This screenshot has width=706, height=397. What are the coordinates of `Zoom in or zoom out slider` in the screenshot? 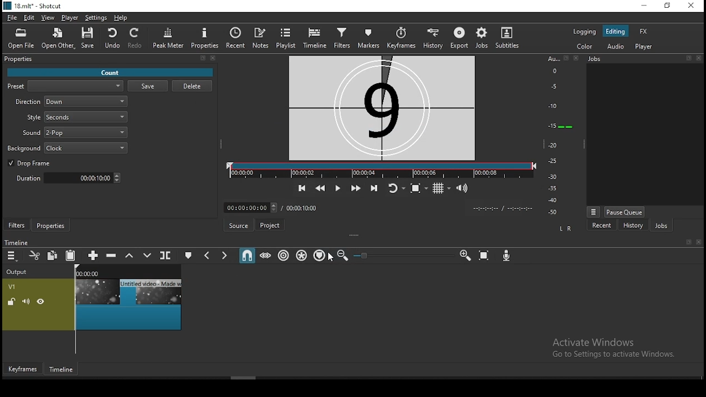 It's located at (403, 255).